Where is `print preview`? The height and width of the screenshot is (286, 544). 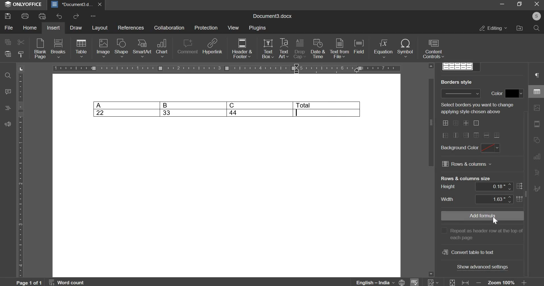
print preview is located at coordinates (43, 16).